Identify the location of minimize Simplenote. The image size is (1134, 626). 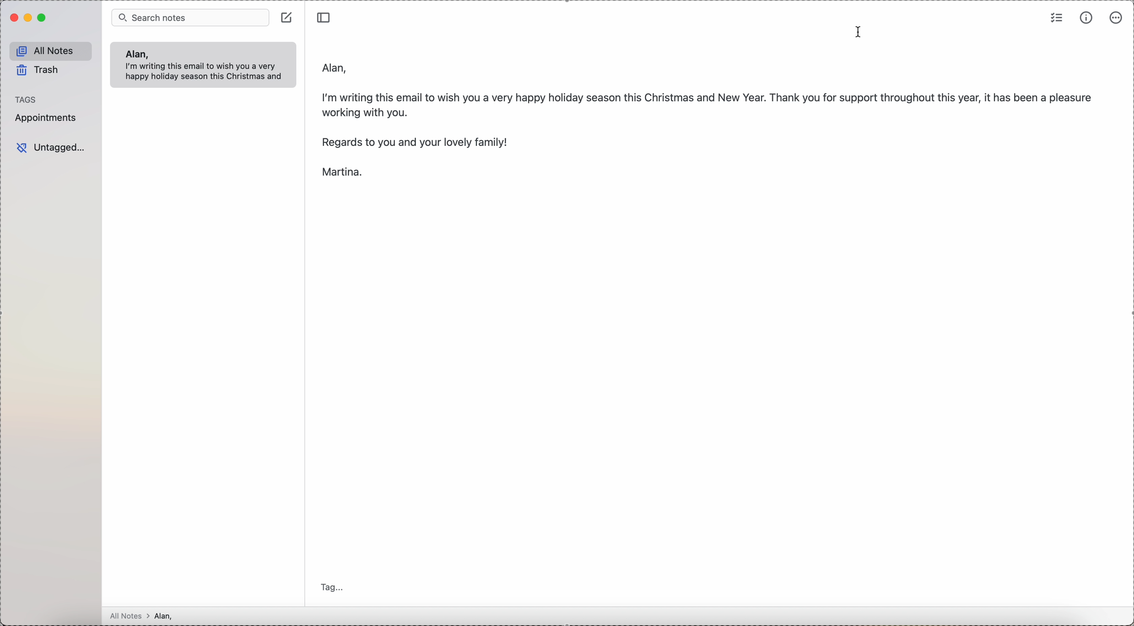
(29, 18).